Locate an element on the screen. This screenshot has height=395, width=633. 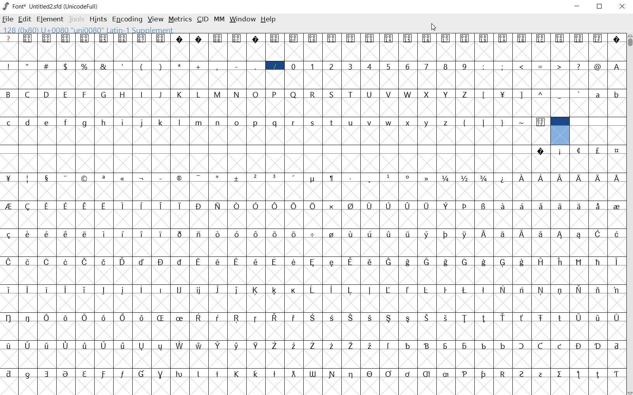
/ is located at coordinates (275, 66).